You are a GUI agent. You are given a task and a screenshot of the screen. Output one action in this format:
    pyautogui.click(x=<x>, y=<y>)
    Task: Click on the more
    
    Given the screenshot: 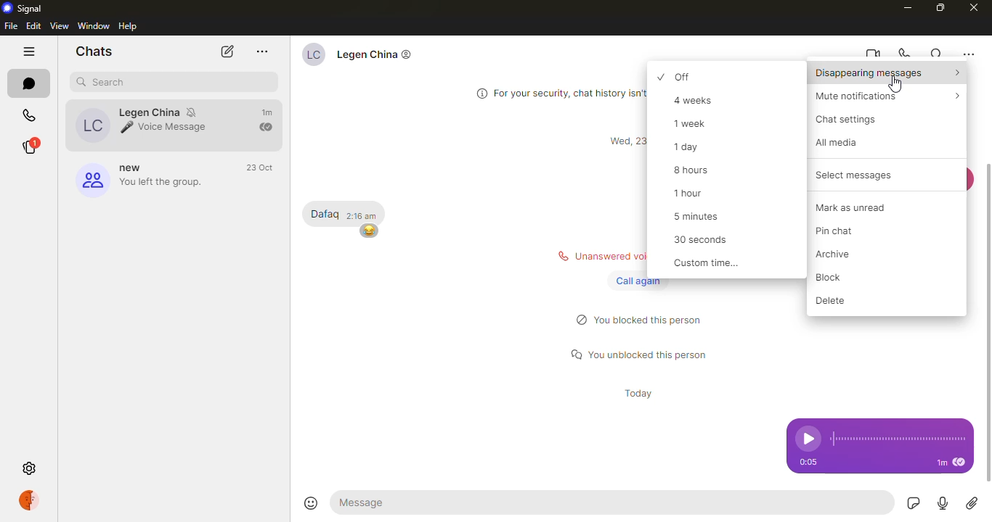 What is the action you would take?
    pyautogui.click(x=261, y=51)
    